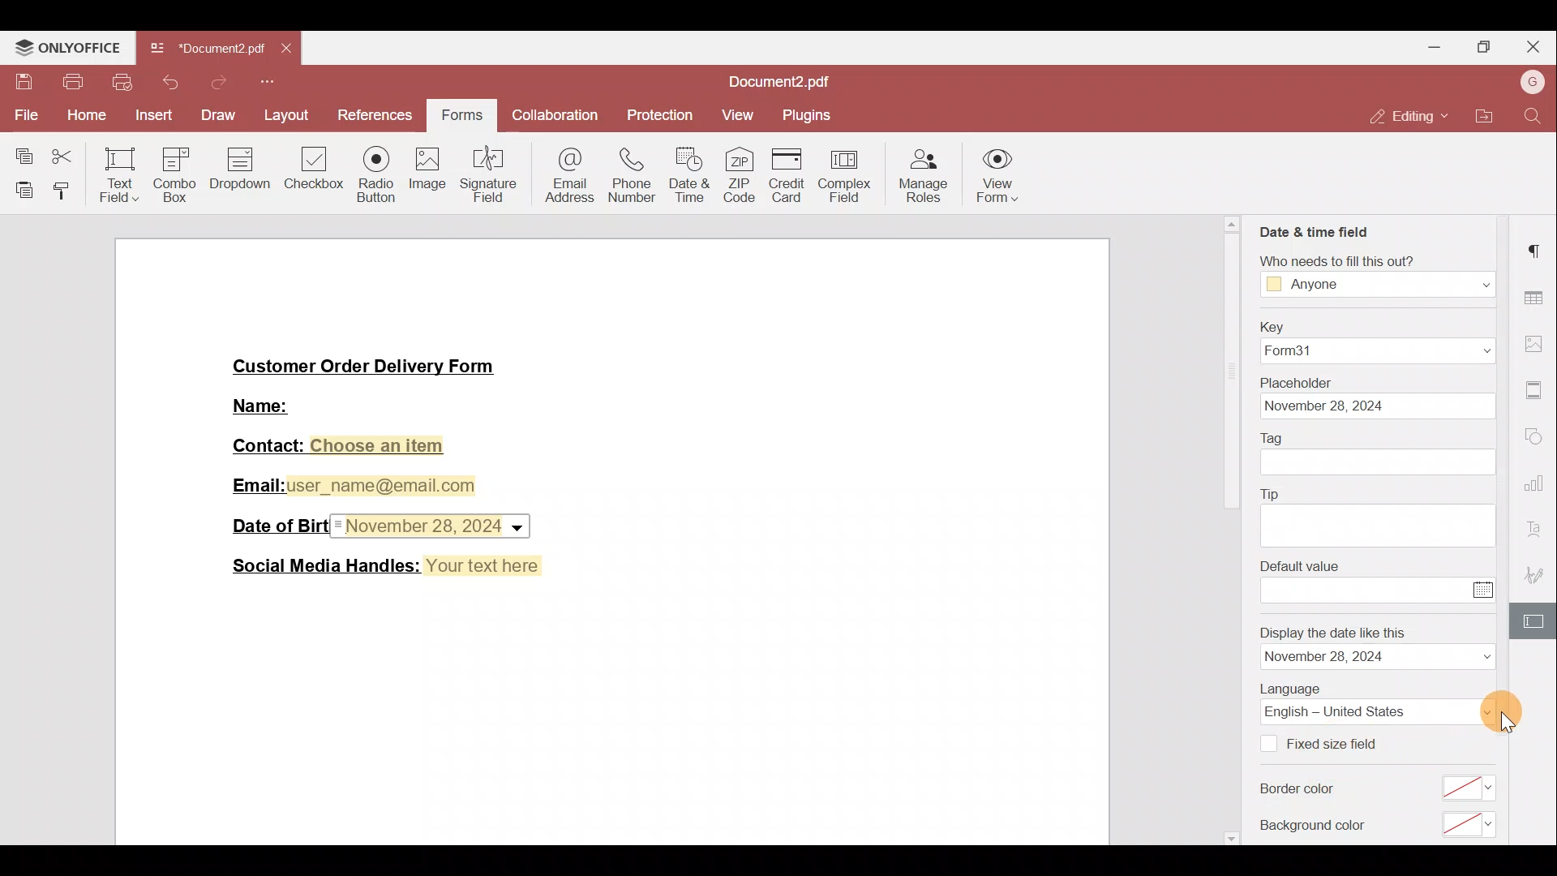 This screenshot has height=876, width=1557. I want to click on Key, so click(1274, 328).